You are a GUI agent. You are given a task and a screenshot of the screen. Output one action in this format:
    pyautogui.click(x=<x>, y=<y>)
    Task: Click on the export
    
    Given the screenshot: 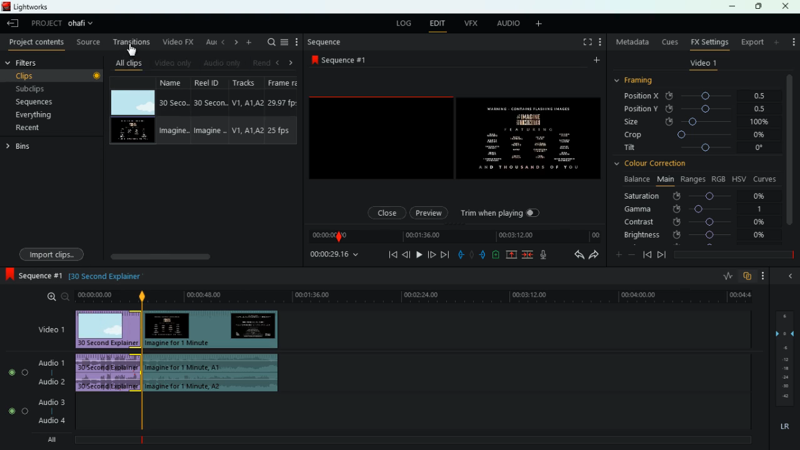 What is the action you would take?
    pyautogui.click(x=751, y=42)
    